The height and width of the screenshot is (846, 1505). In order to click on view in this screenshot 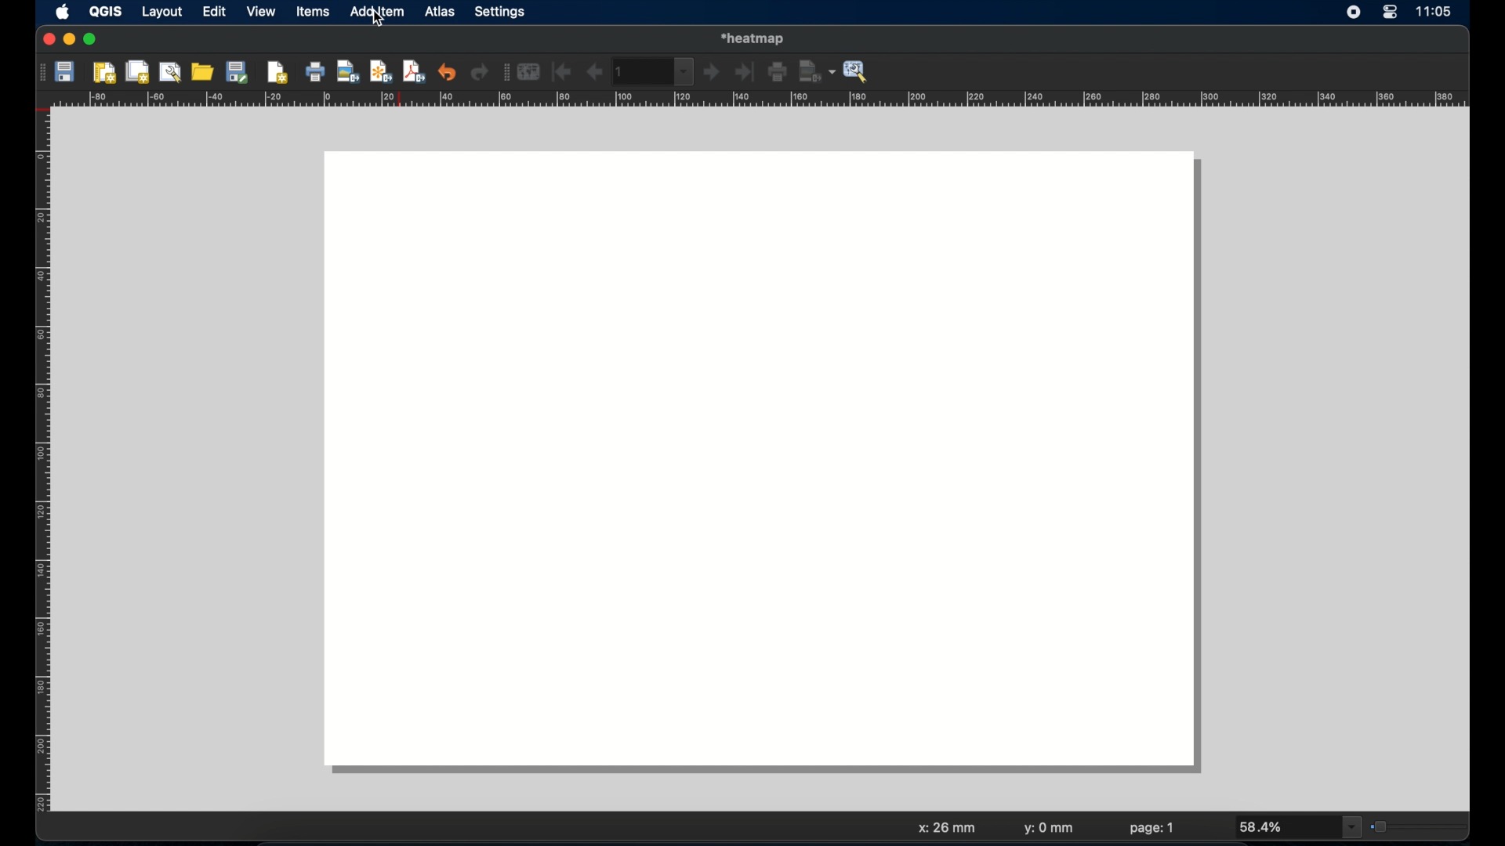, I will do `click(260, 13)`.